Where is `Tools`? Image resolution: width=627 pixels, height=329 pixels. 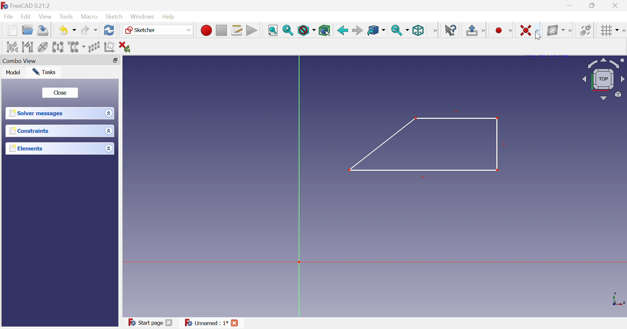
Tools is located at coordinates (67, 16).